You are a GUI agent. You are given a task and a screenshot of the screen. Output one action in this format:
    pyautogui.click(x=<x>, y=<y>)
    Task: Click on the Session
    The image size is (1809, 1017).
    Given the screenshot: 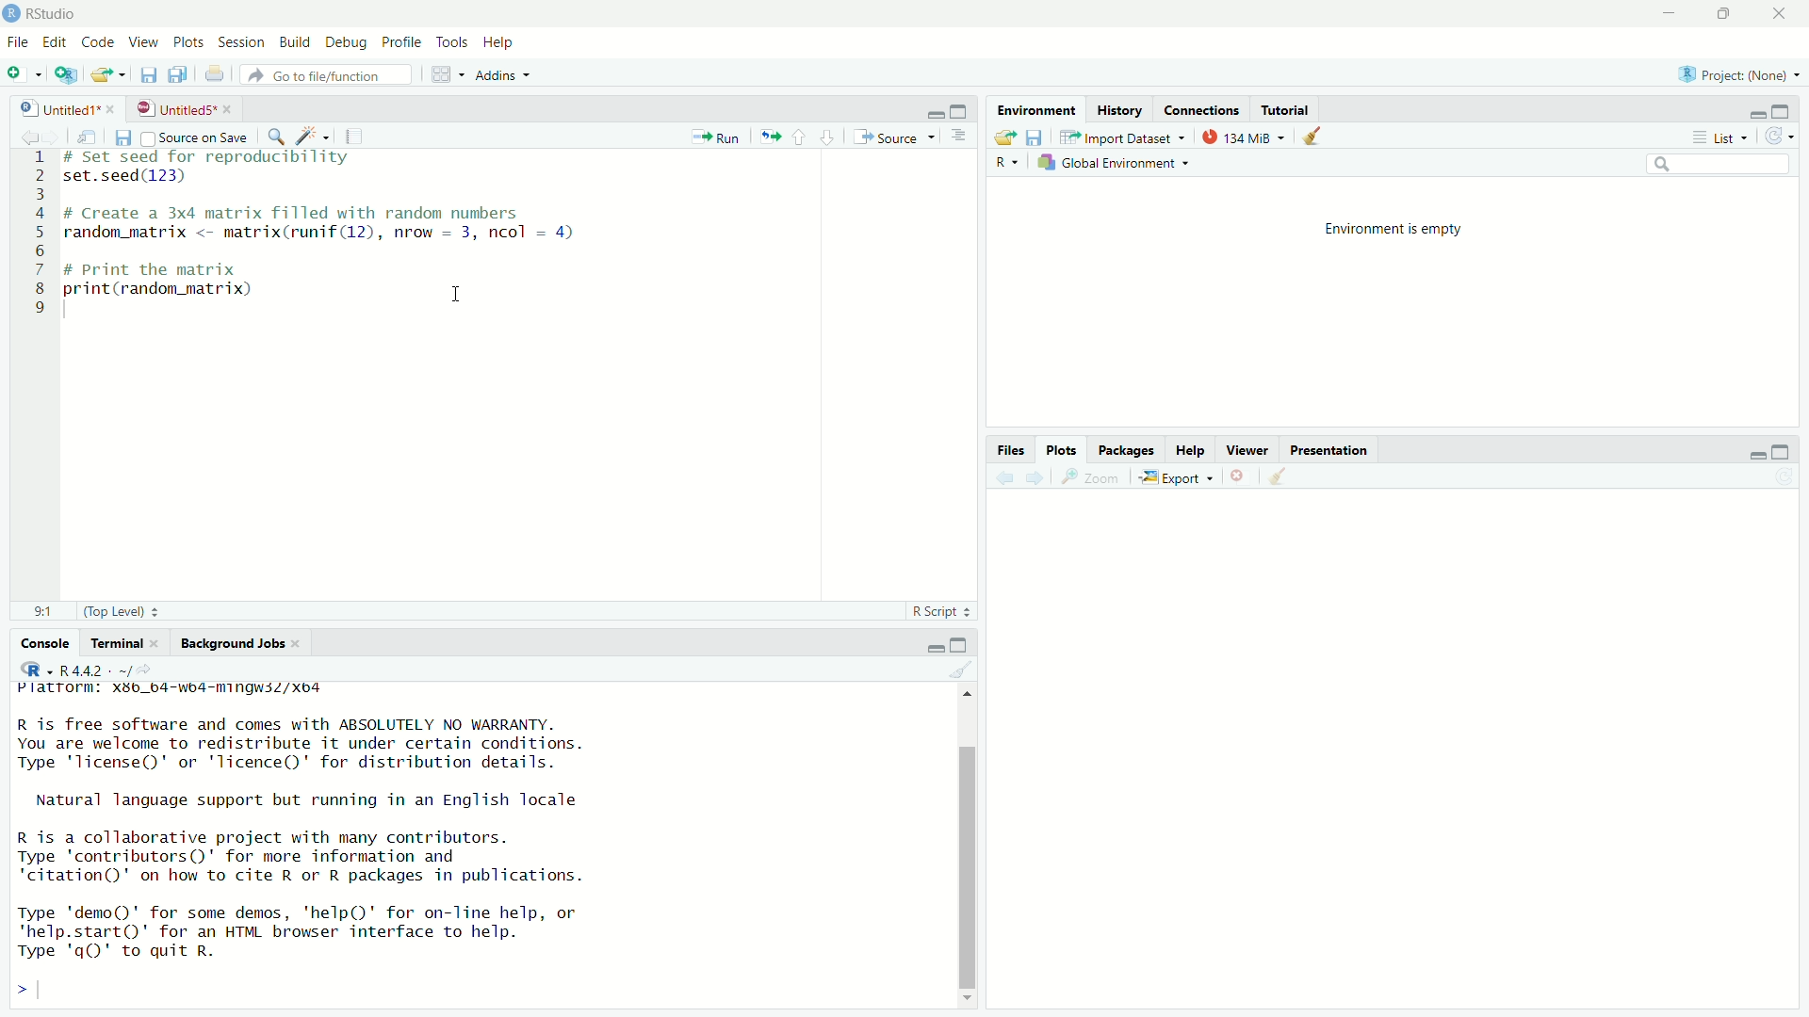 What is the action you would take?
    pyautogui.click(x=247, y=44)
    